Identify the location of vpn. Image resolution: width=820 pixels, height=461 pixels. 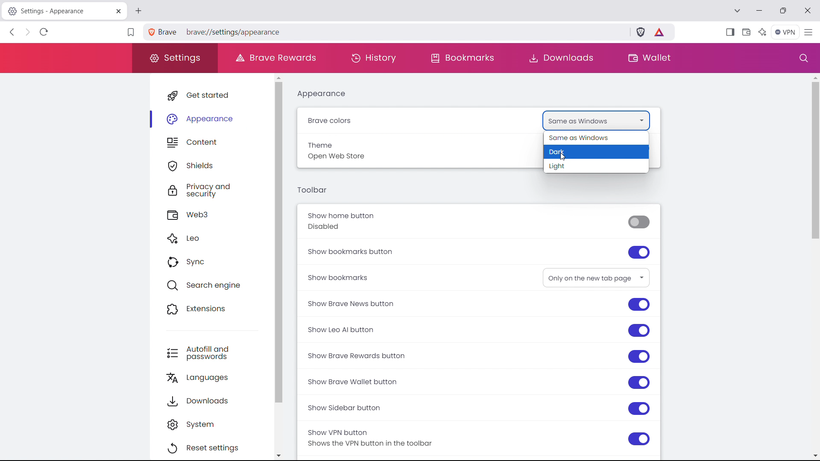
(786, 32).